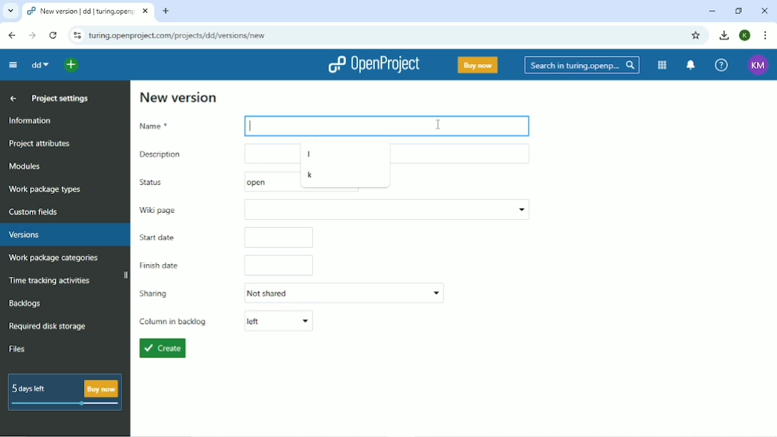  Describe the element at coordinates (178, 36) in the screenshot. I see `Site` at that location.